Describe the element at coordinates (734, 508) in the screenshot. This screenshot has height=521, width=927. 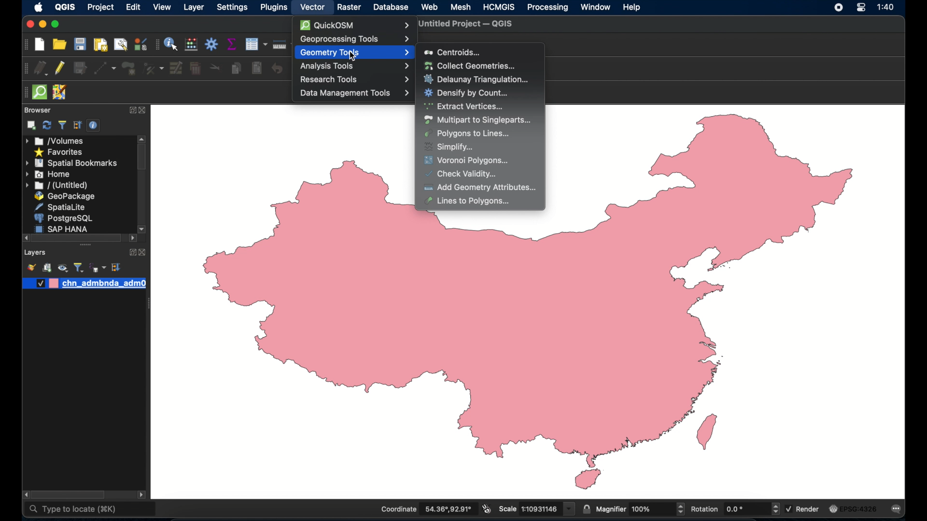
I see `rotation` at that location.